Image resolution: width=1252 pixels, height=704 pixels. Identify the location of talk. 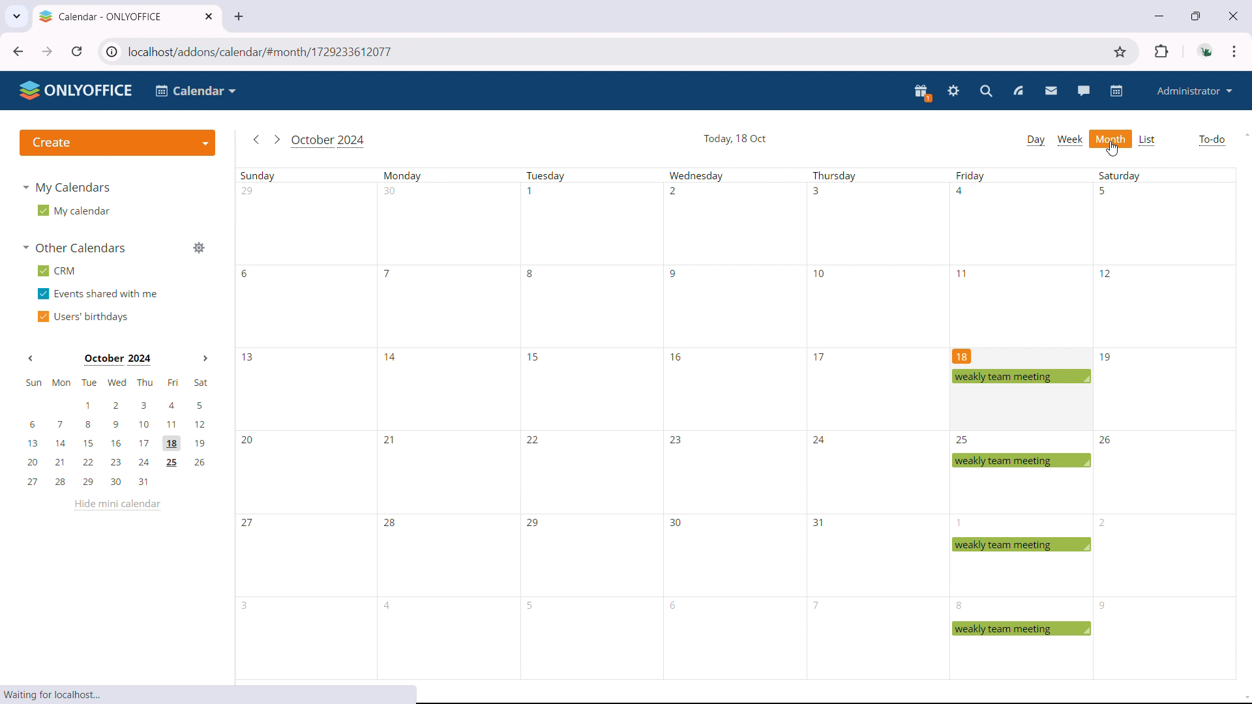
(1082, 91).